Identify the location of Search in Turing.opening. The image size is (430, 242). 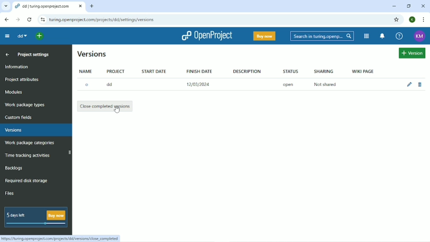
(322, 36).